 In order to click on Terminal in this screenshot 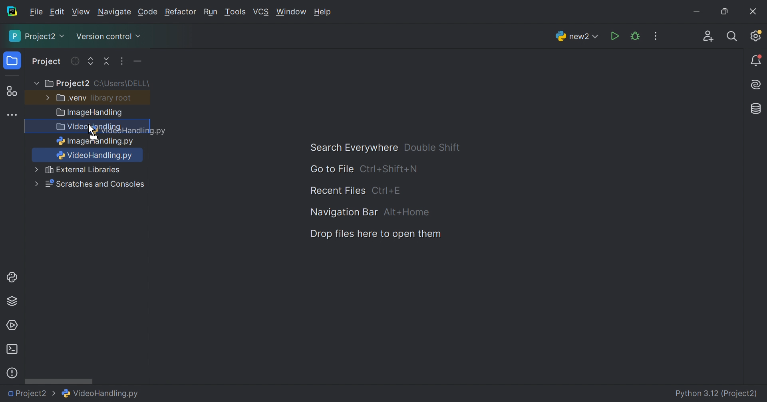, I will do `click(12, 349)`.